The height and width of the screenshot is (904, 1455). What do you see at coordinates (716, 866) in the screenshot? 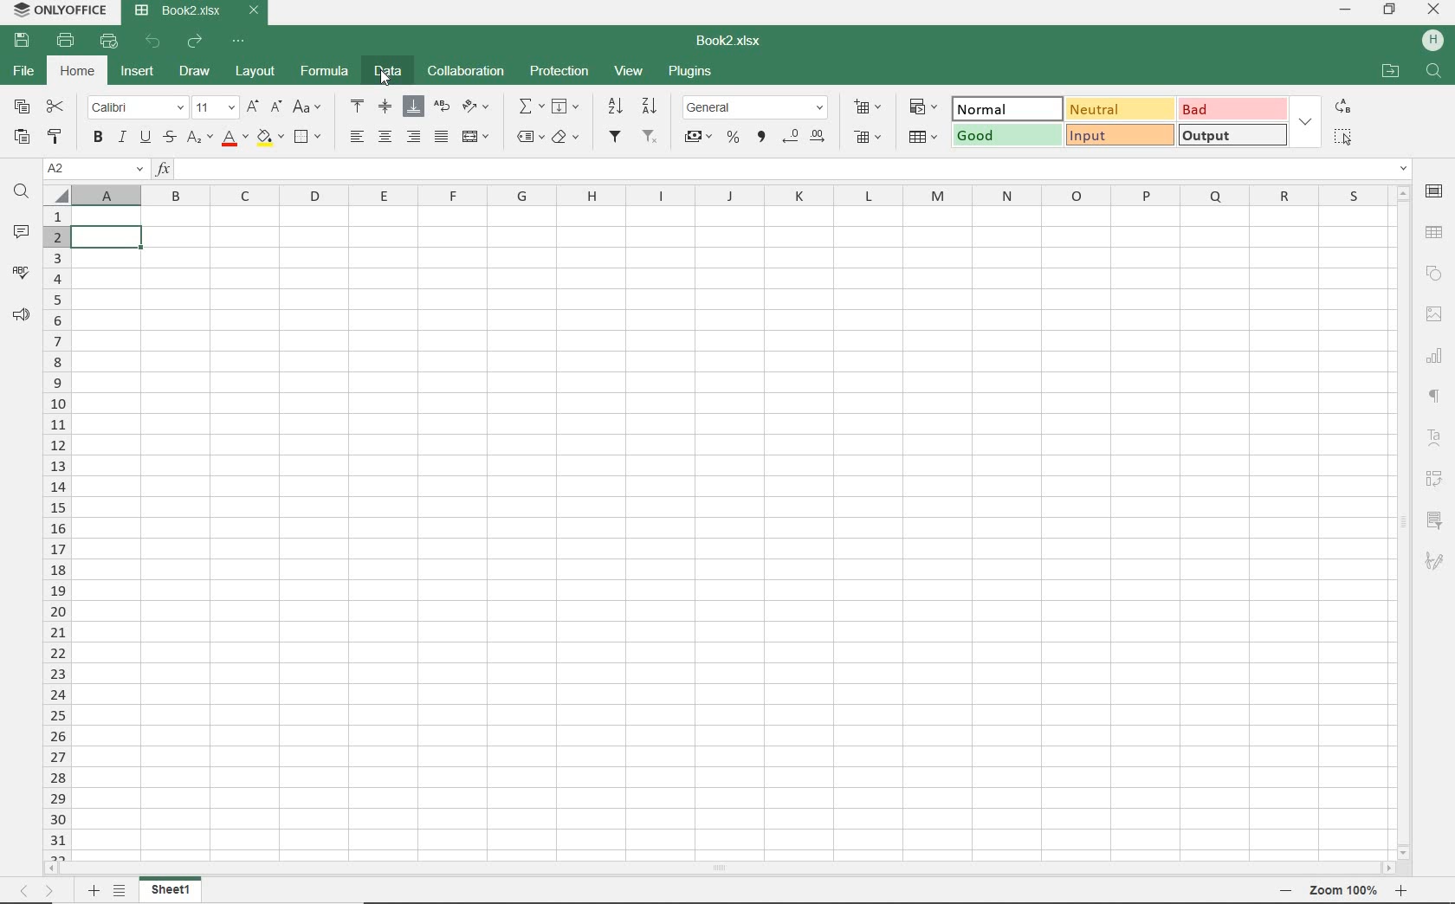
I see `SCROLLBAR` at bounding box center [716, 866].